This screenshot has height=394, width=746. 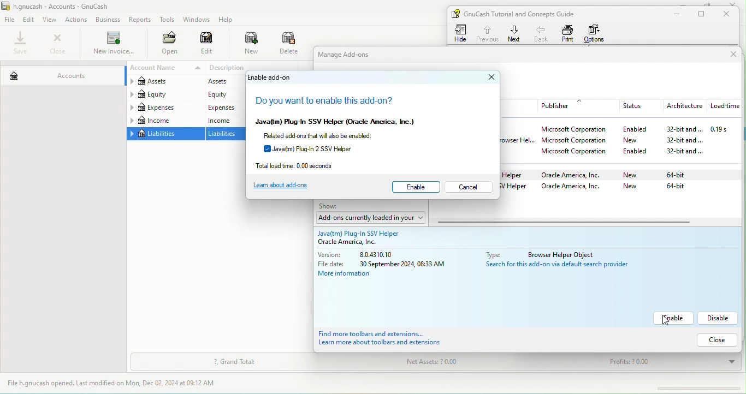 What do you see at coordinates (21, 44) in the screenshot?
I see `save` at bounding box center [21, 44].